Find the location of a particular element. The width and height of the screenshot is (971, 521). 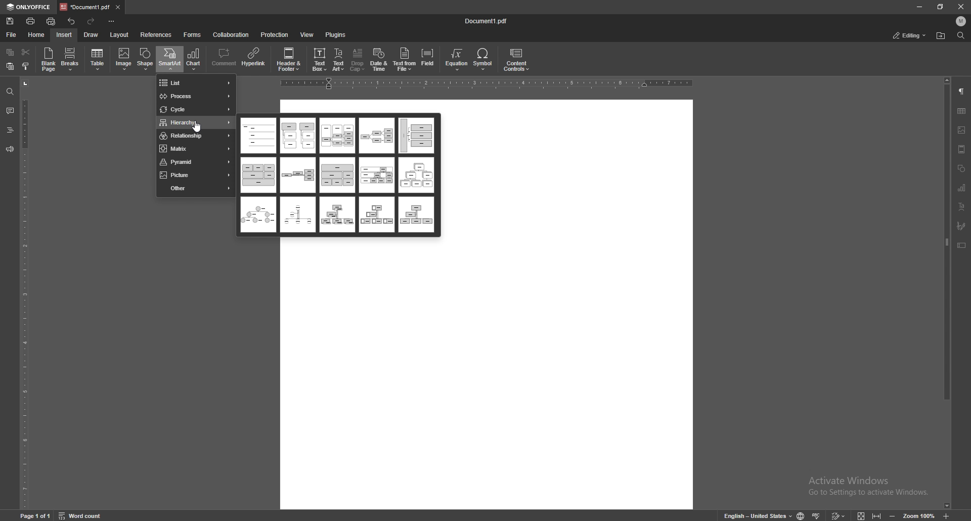

find is located at coordinates (960, 35).